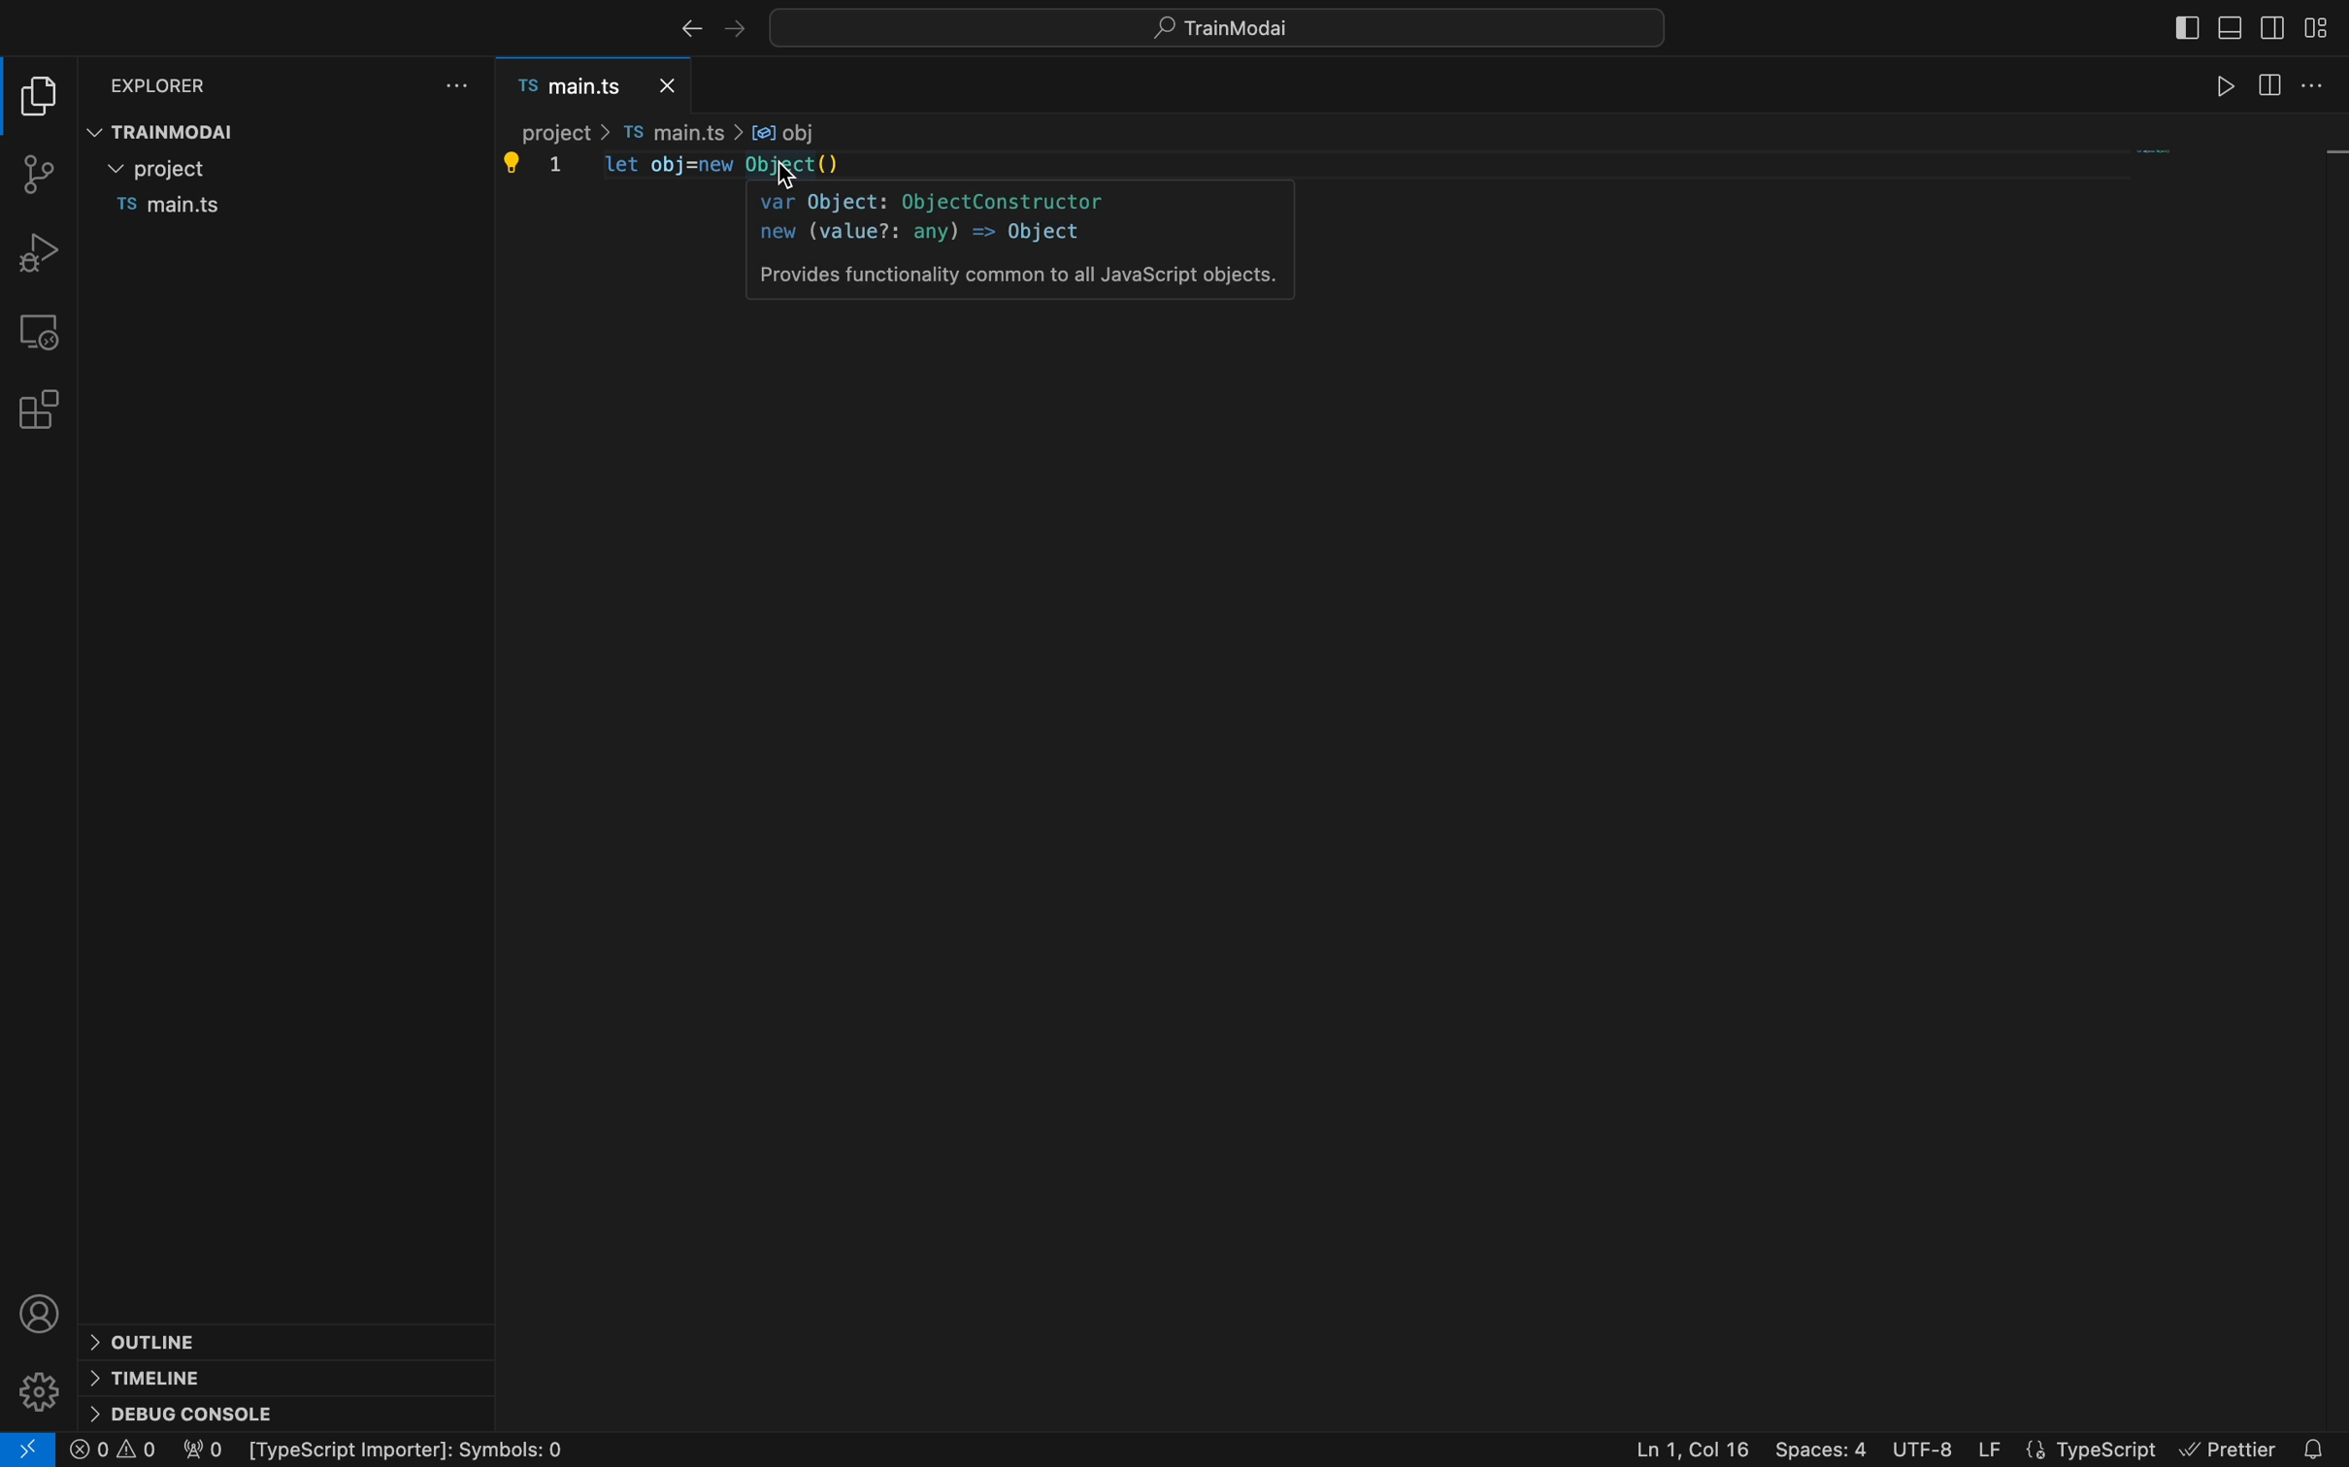 The height and width of the screenshot is (1467, 2349). What do you see at coordinates (1822, 1443) in the screenshot?
I see `Spaces : 4` at bounding box center [1822, 1443].